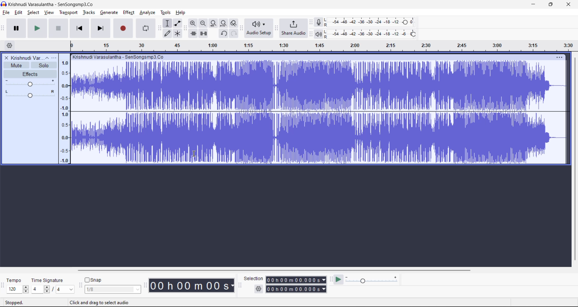 This screenshot has width=578, height=307. What do you see at coordinates (119, 57) in the screenshot?
I see `[ Krishnudi Varasulantha - SenSongsmp3.Co` at bounding box center [119, 57].